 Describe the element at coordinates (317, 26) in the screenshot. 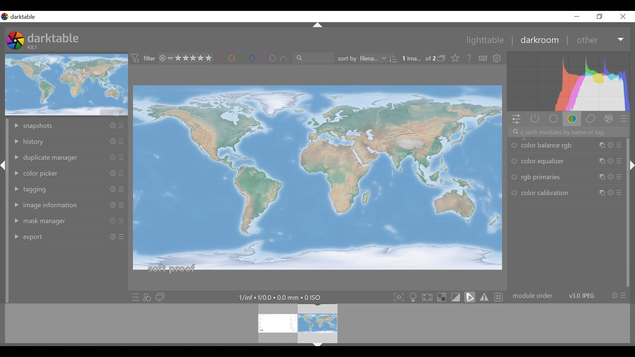

I see `` at that location.